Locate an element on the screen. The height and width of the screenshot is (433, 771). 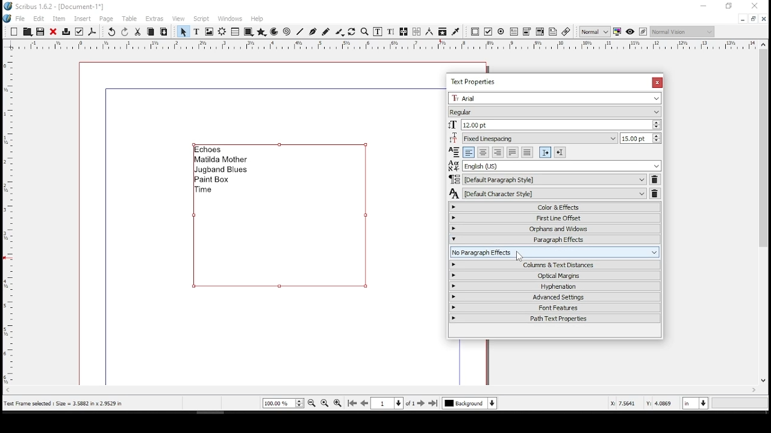
language is located at coordinates (555, 165).